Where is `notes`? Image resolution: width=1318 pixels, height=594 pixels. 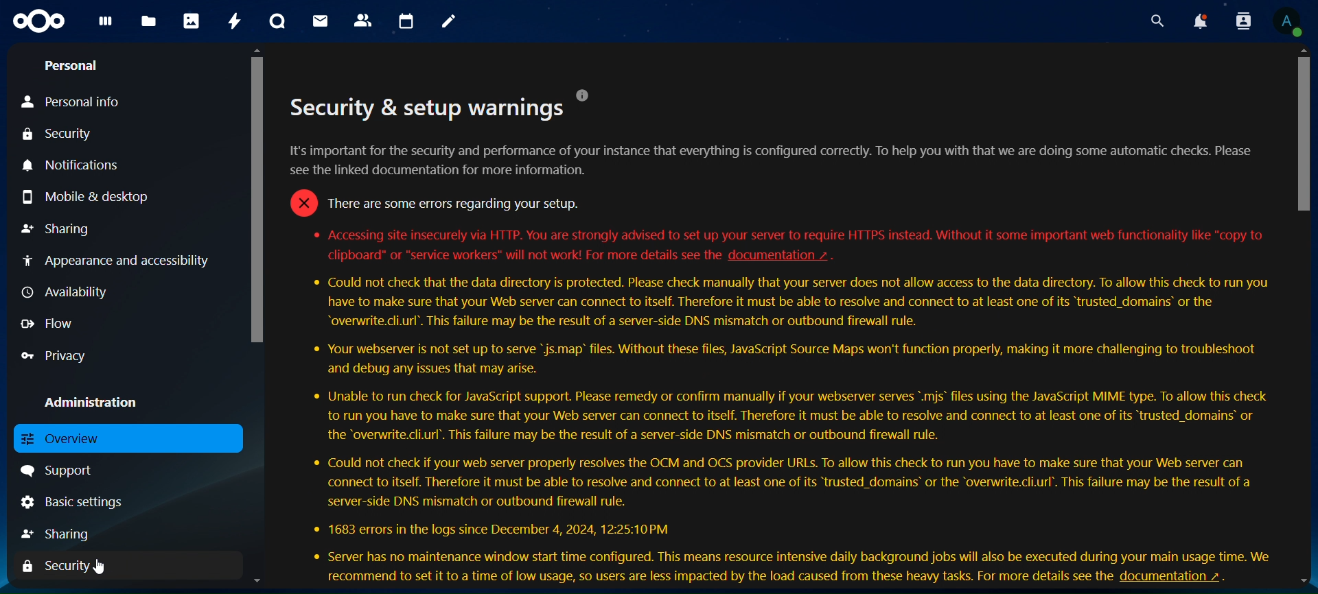
notes is located at coordinates (445, 19).